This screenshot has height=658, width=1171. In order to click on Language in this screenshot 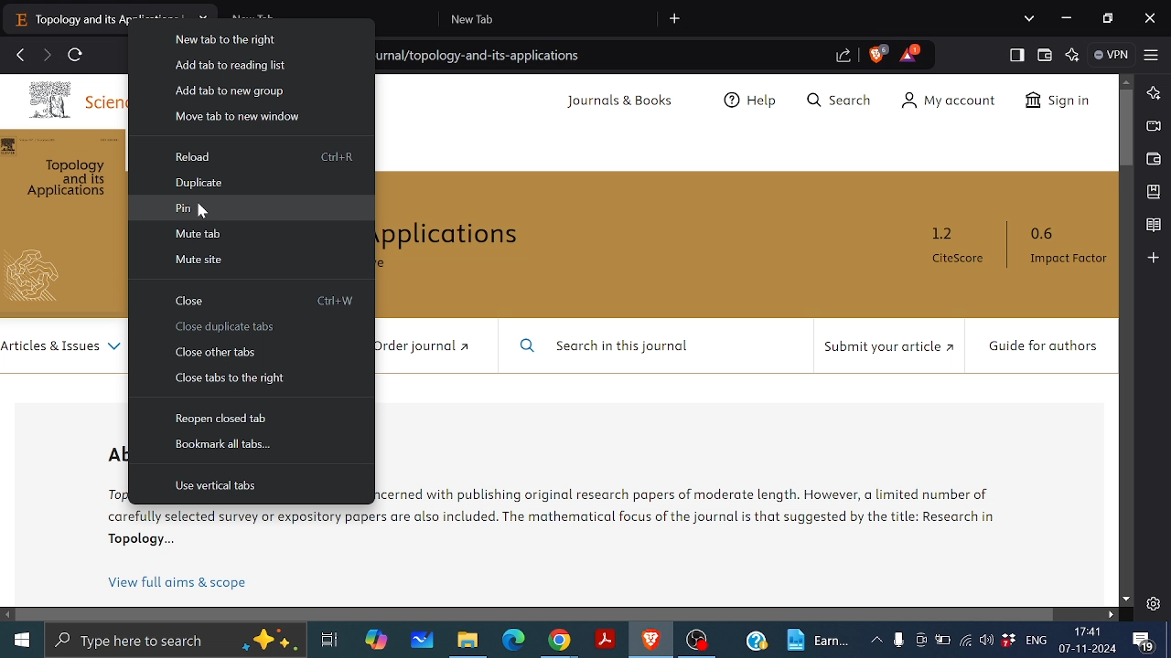, I will do `click(1036, 641)`.